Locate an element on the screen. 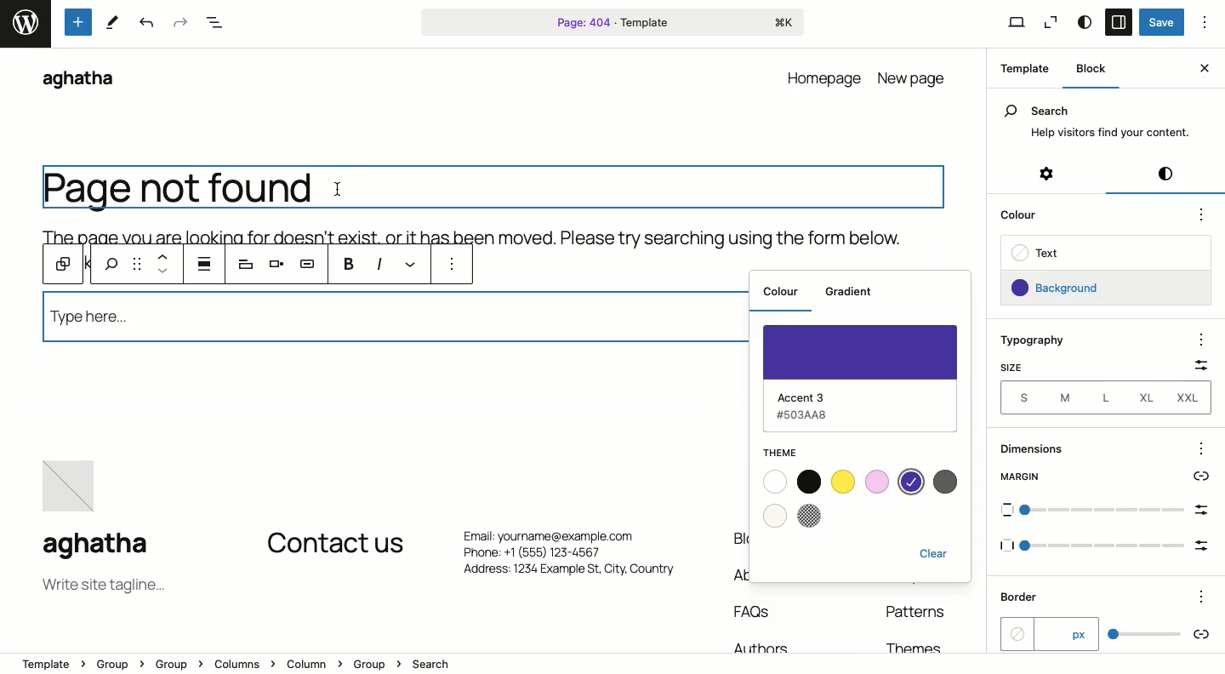   is located at coordinates (468, 237).